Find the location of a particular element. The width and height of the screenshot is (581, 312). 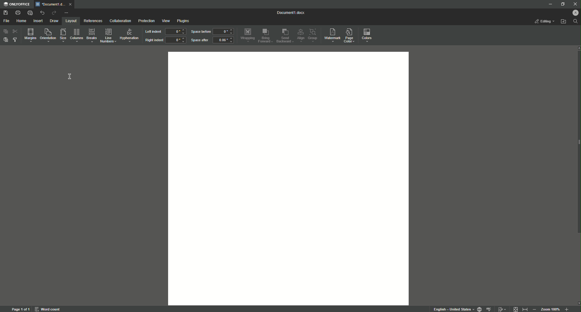

Search is located at coordinates (575, 23).